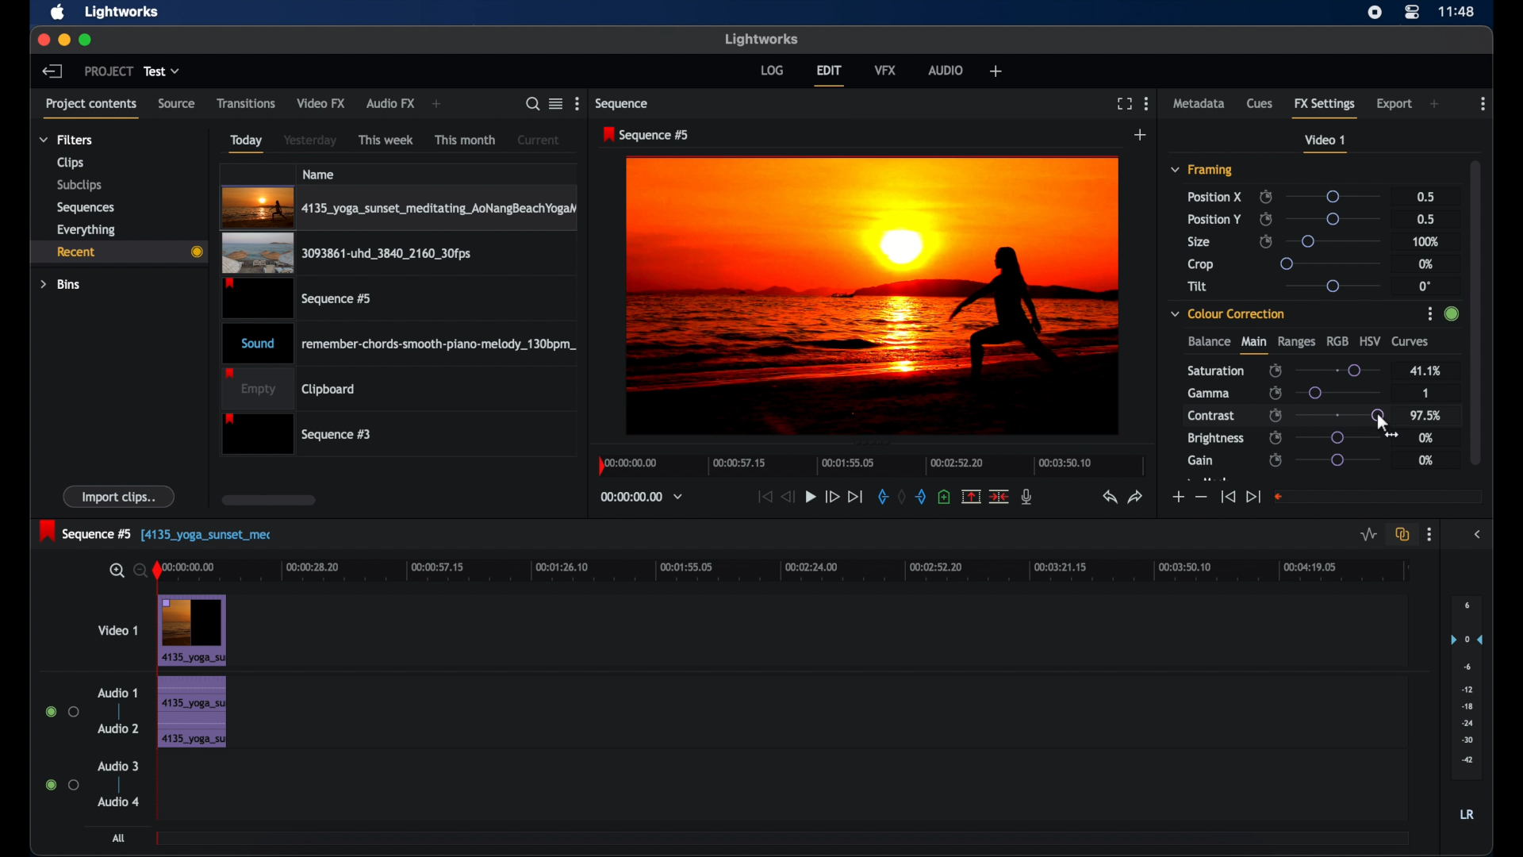  Describe the element at coordinates (163, 71) in the screenshot. I see `test` at that location.